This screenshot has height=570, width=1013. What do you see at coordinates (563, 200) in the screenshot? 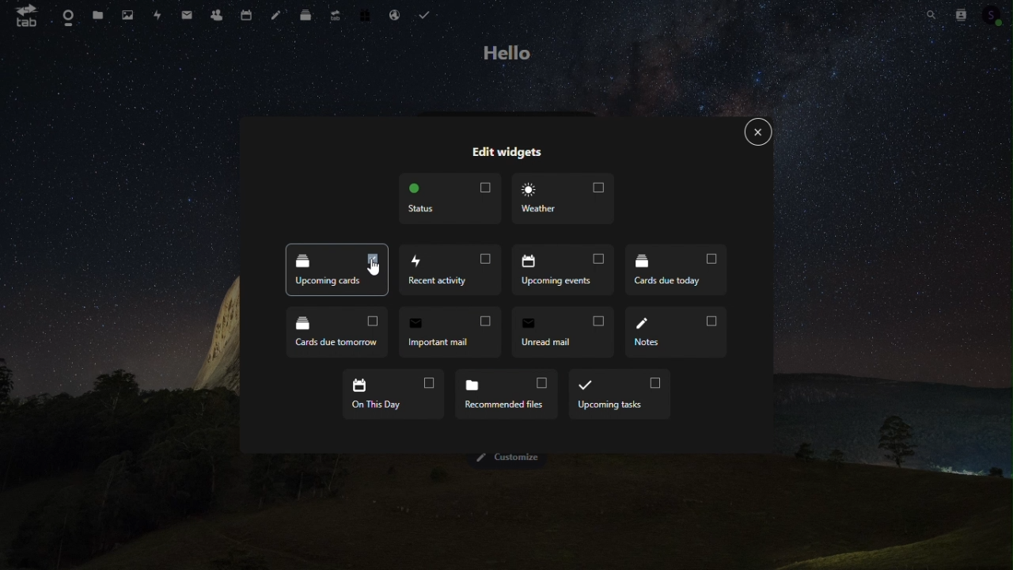
I see `Weather` at bounding box center [563, 200].